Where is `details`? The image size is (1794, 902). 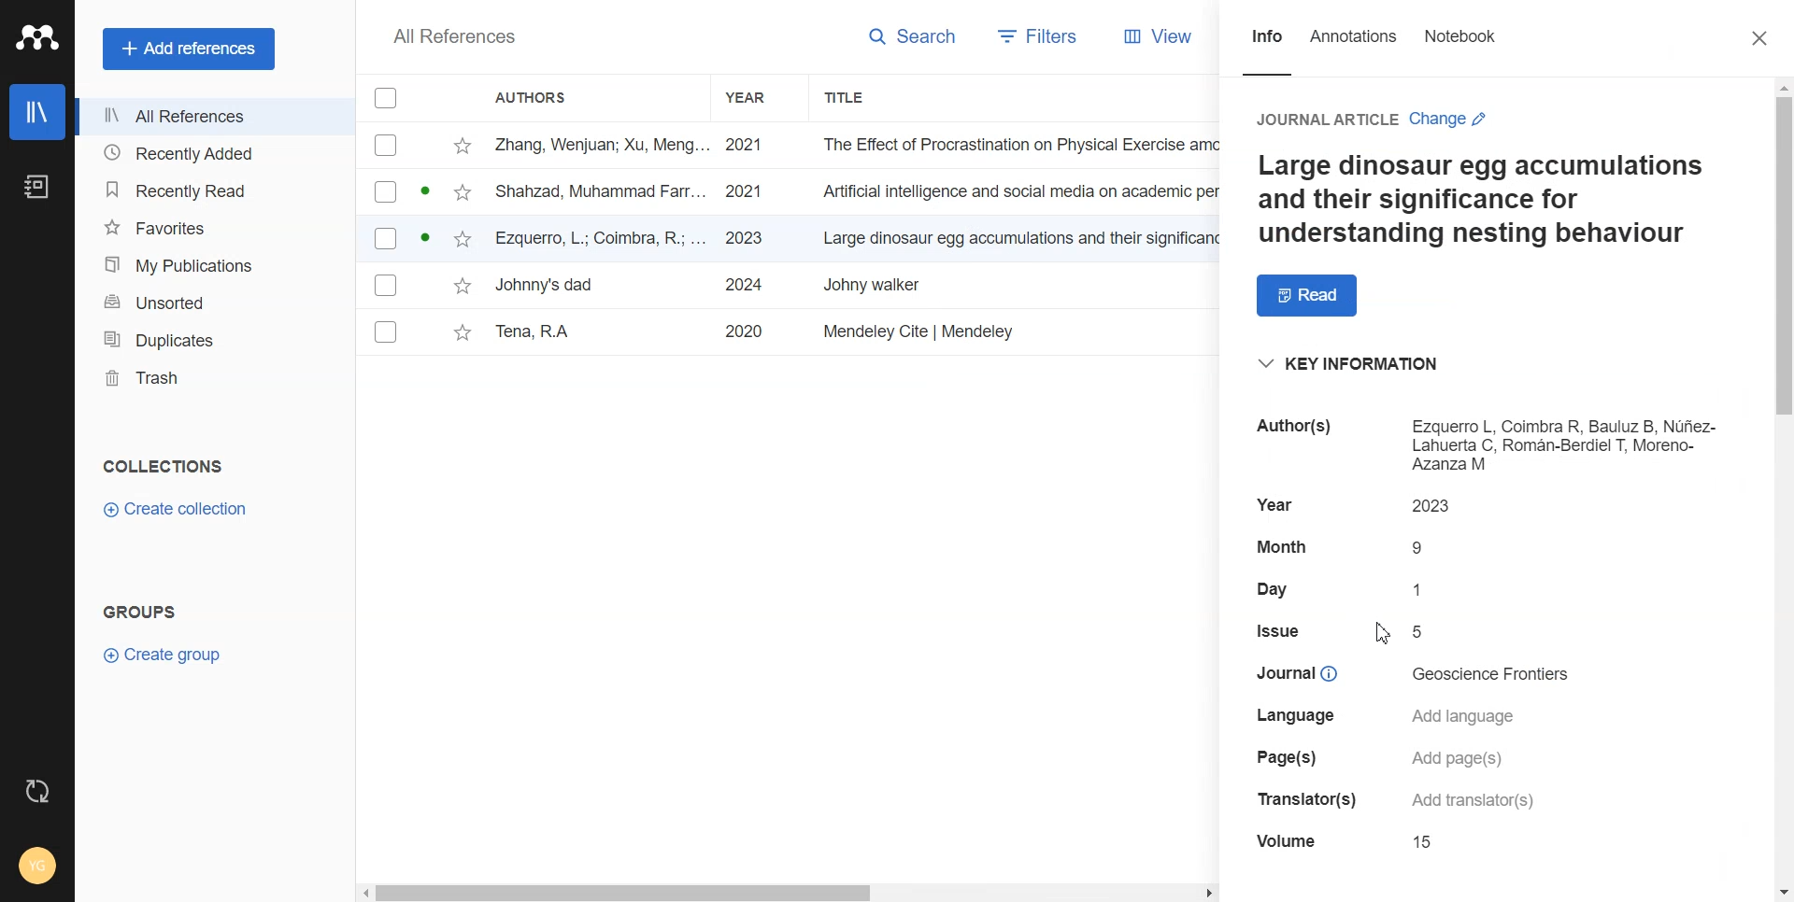
details is located at coordinates (1431, 506).